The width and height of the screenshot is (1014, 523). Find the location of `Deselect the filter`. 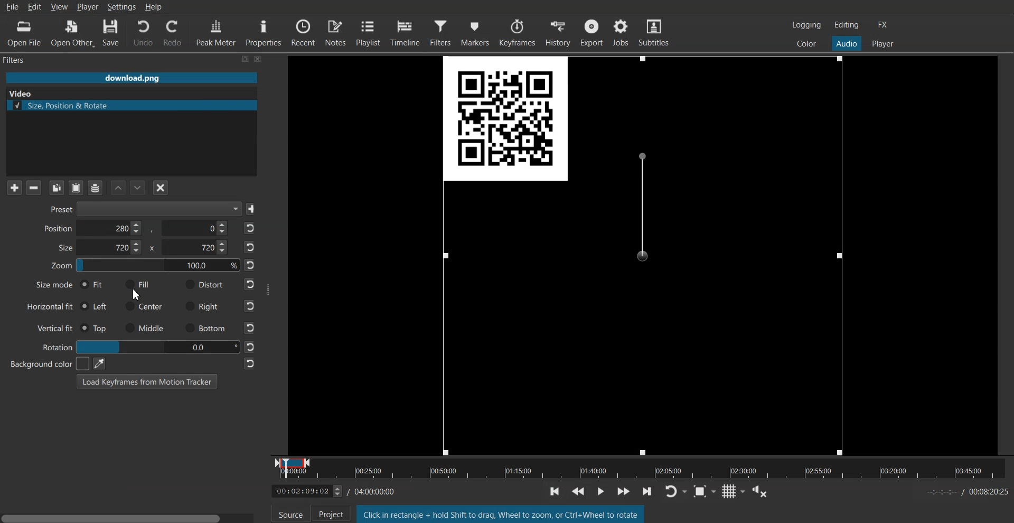

Deselect the filter is located at coordinates (161, 188).